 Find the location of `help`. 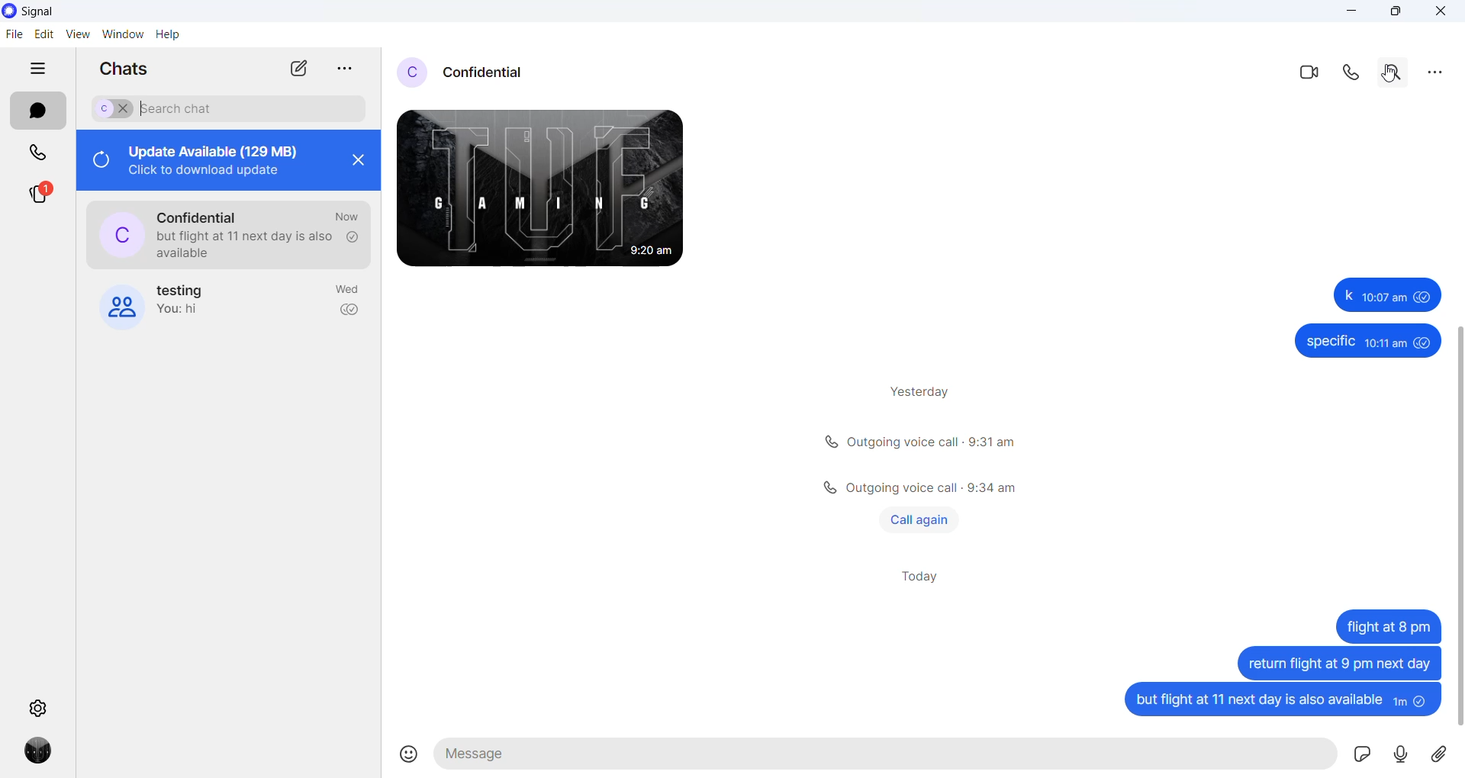

help is located at coordinates (170, 36).